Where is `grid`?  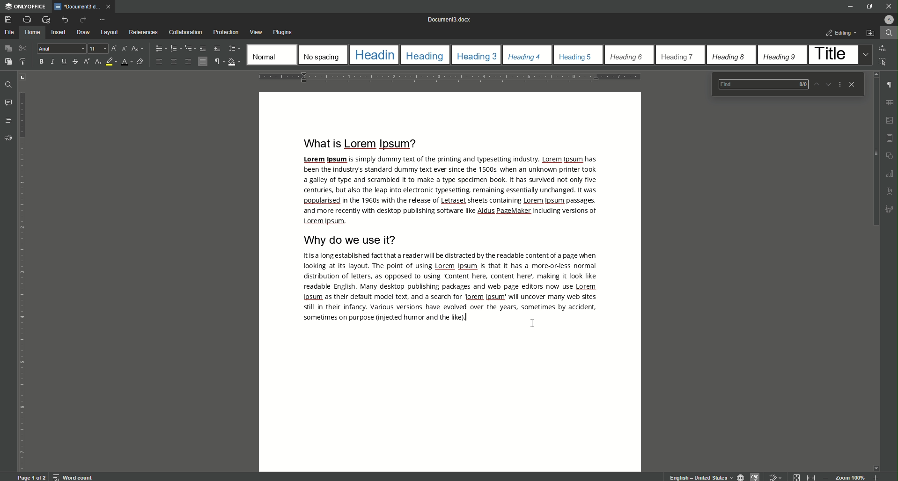
grid is located at coordinates (890, 101).